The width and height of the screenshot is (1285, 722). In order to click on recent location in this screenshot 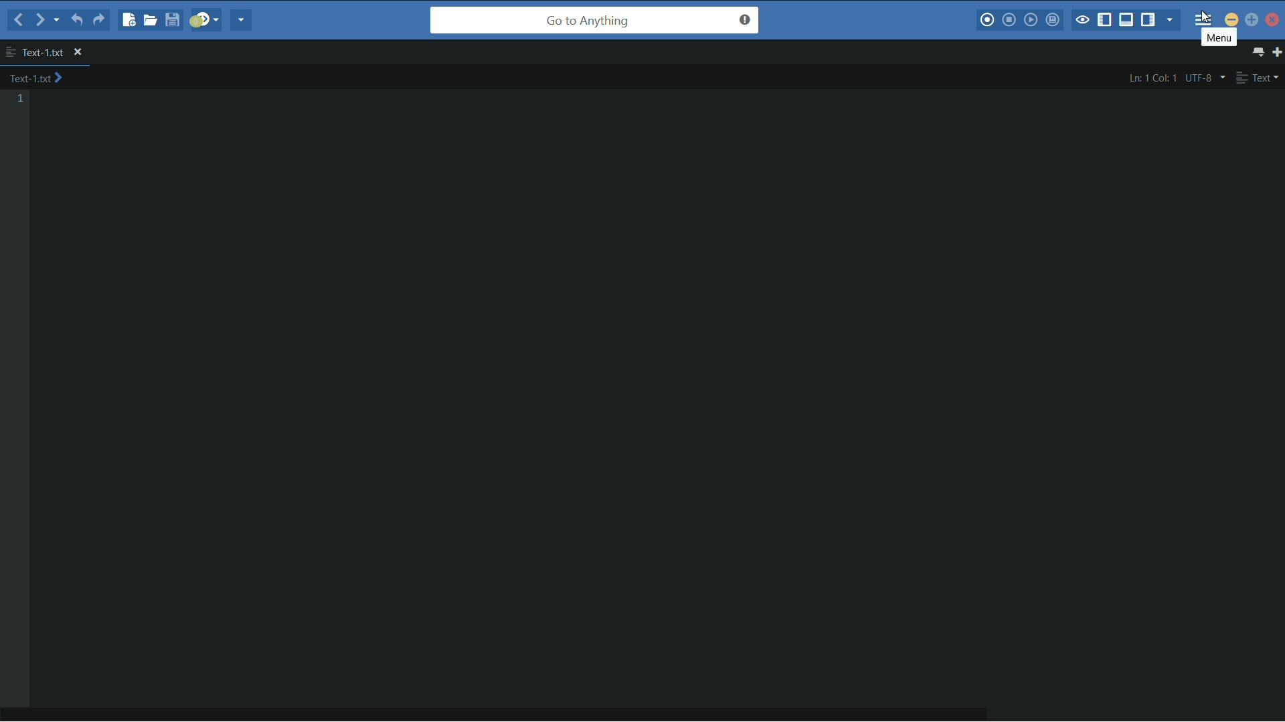, I will do `click(55, 22)`.